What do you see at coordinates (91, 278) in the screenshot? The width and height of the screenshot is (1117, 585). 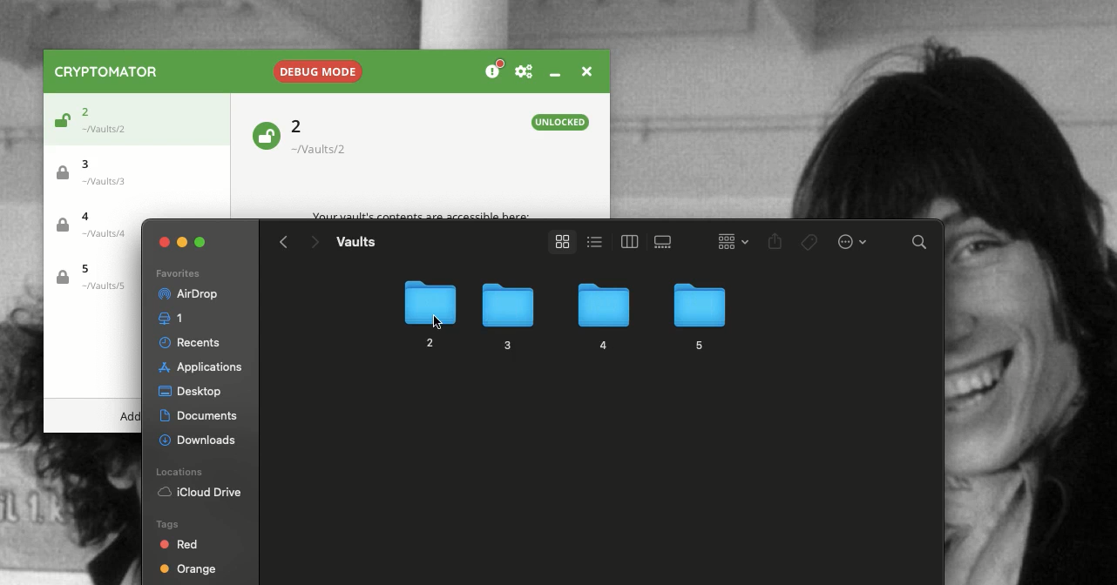 I see `Vault 5` at bounding box center [91, 278].